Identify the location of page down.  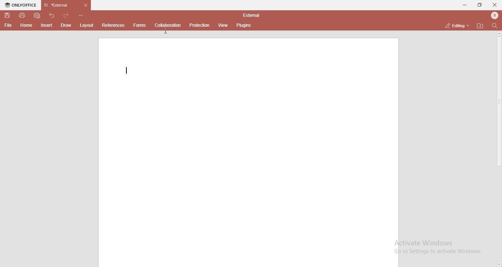
(499, 264).